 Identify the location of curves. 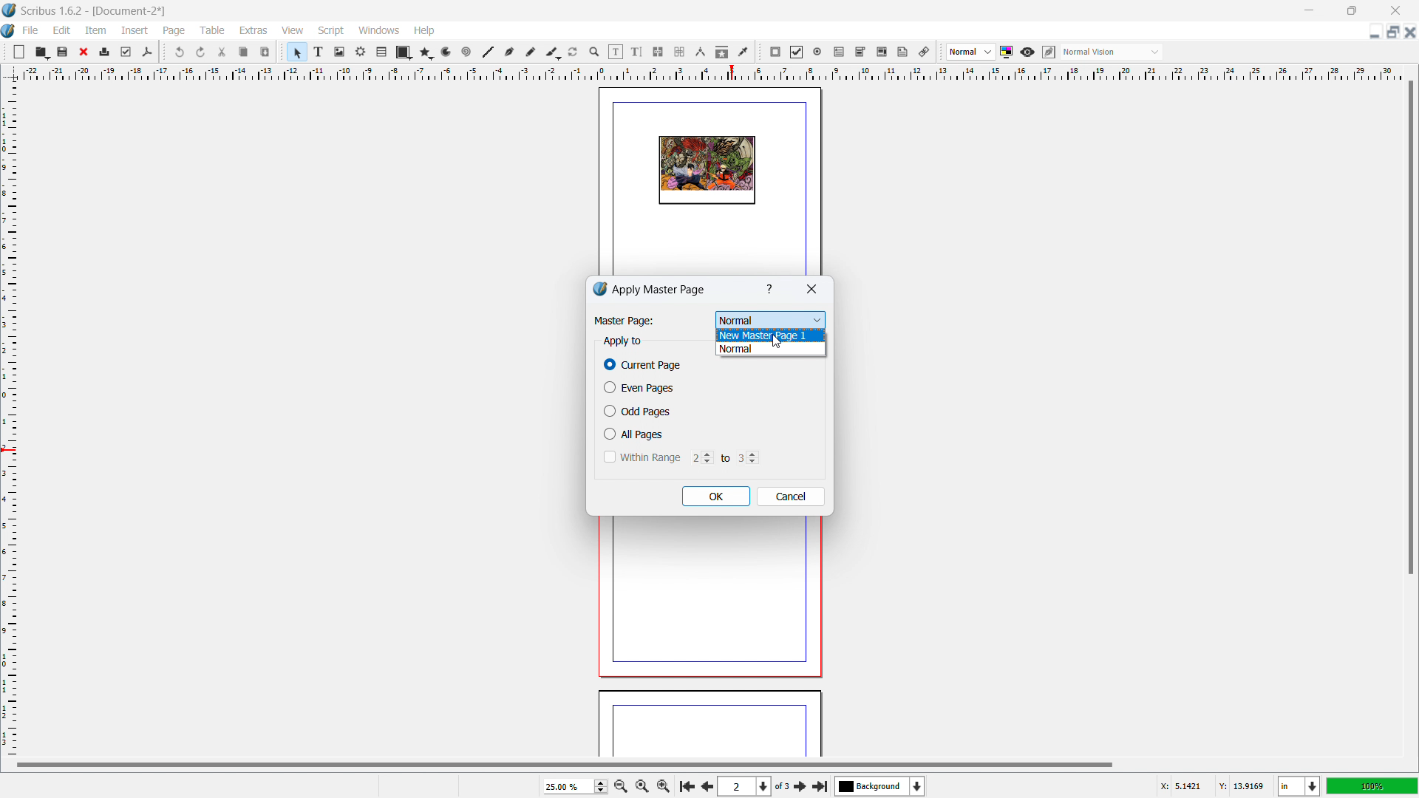
(448, 52).